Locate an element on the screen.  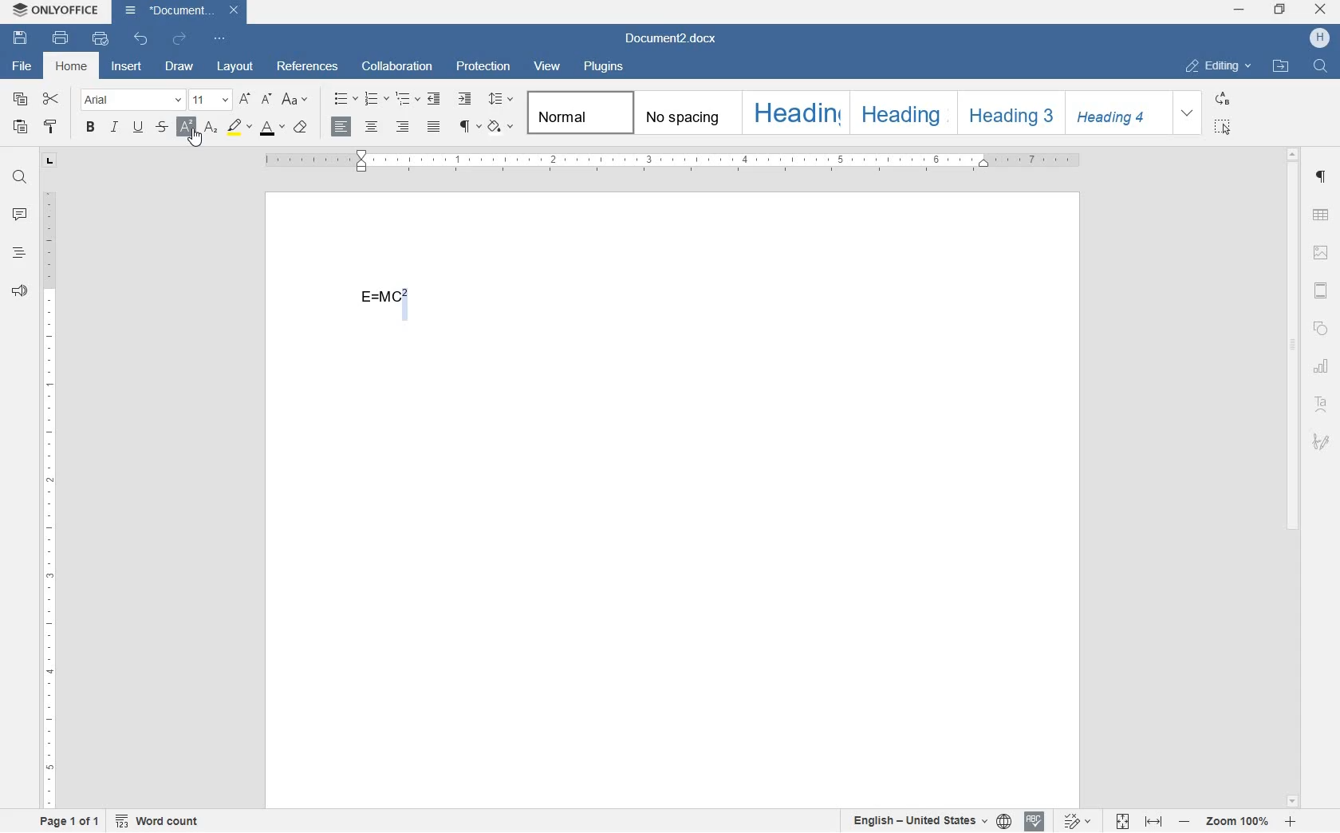
align center is located at coordinates (371, 126).